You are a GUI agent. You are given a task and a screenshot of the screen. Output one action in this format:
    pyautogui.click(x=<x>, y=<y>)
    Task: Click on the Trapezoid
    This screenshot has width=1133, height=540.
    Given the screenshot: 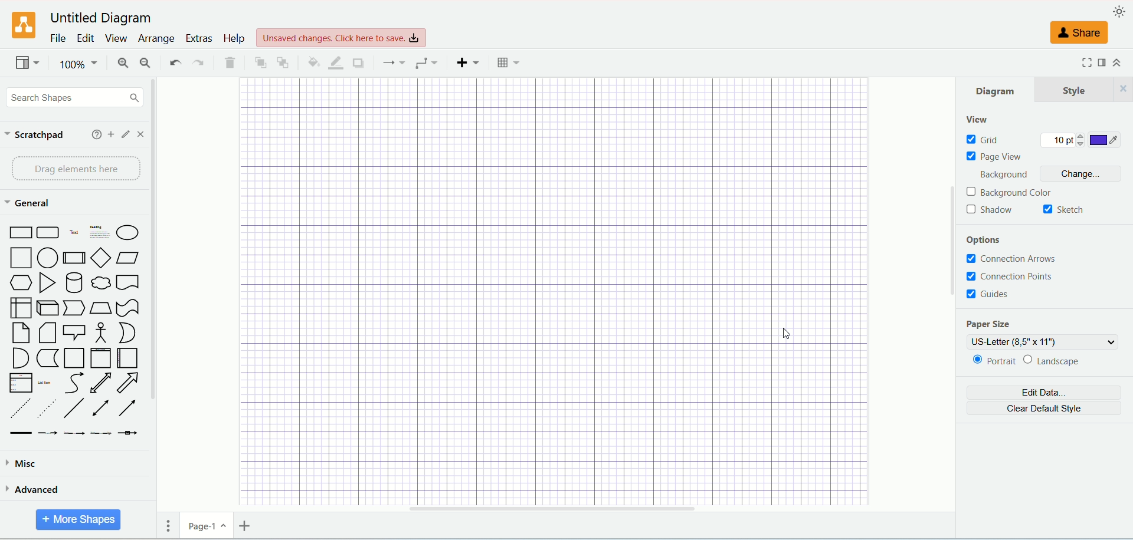 What is the action you would take?
    pyautogui.click(x=100, y=309)
    